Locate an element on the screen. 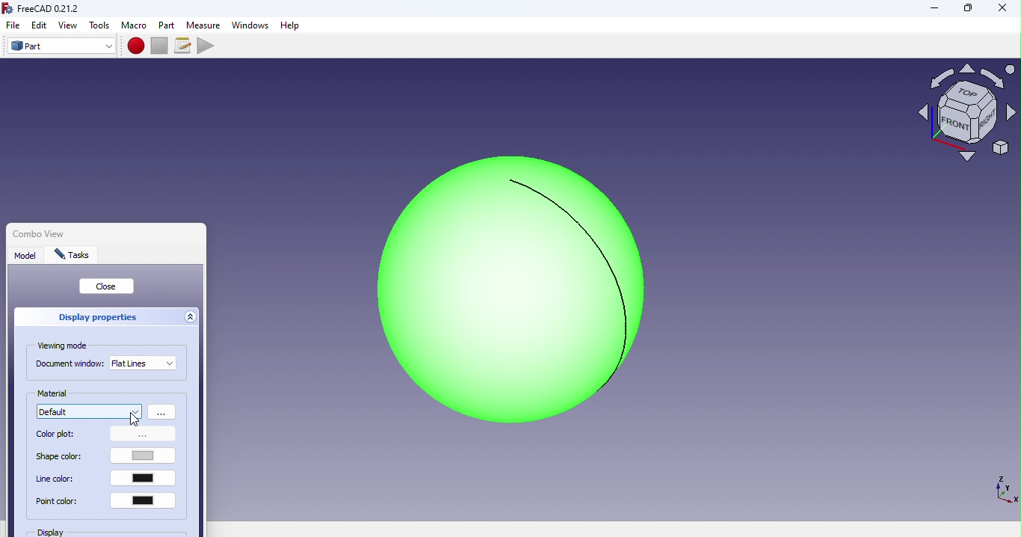  Dimensions is located at coordinates (1003, 488).